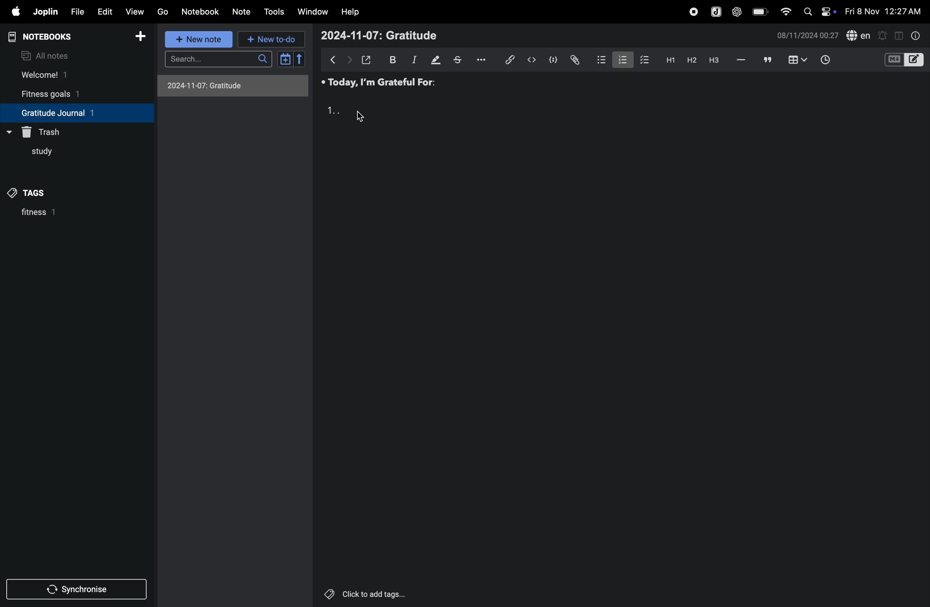 The height and width of the screenshot is (607, 930). I want to click on new note, so click(200, 40).